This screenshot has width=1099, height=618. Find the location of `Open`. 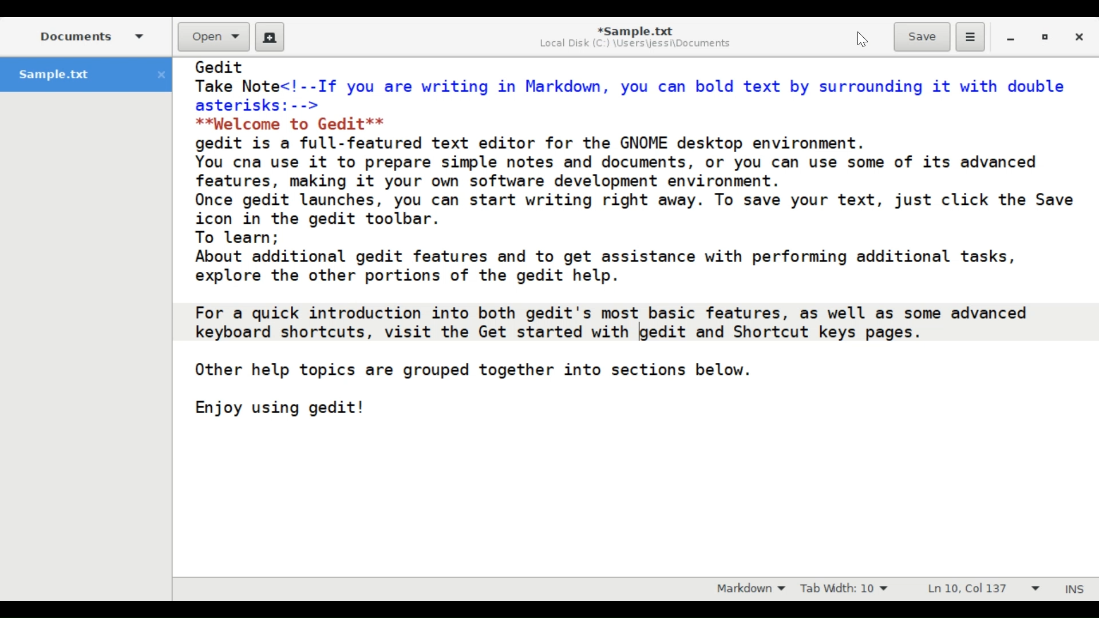

Open is located at coordinates (214, 37).